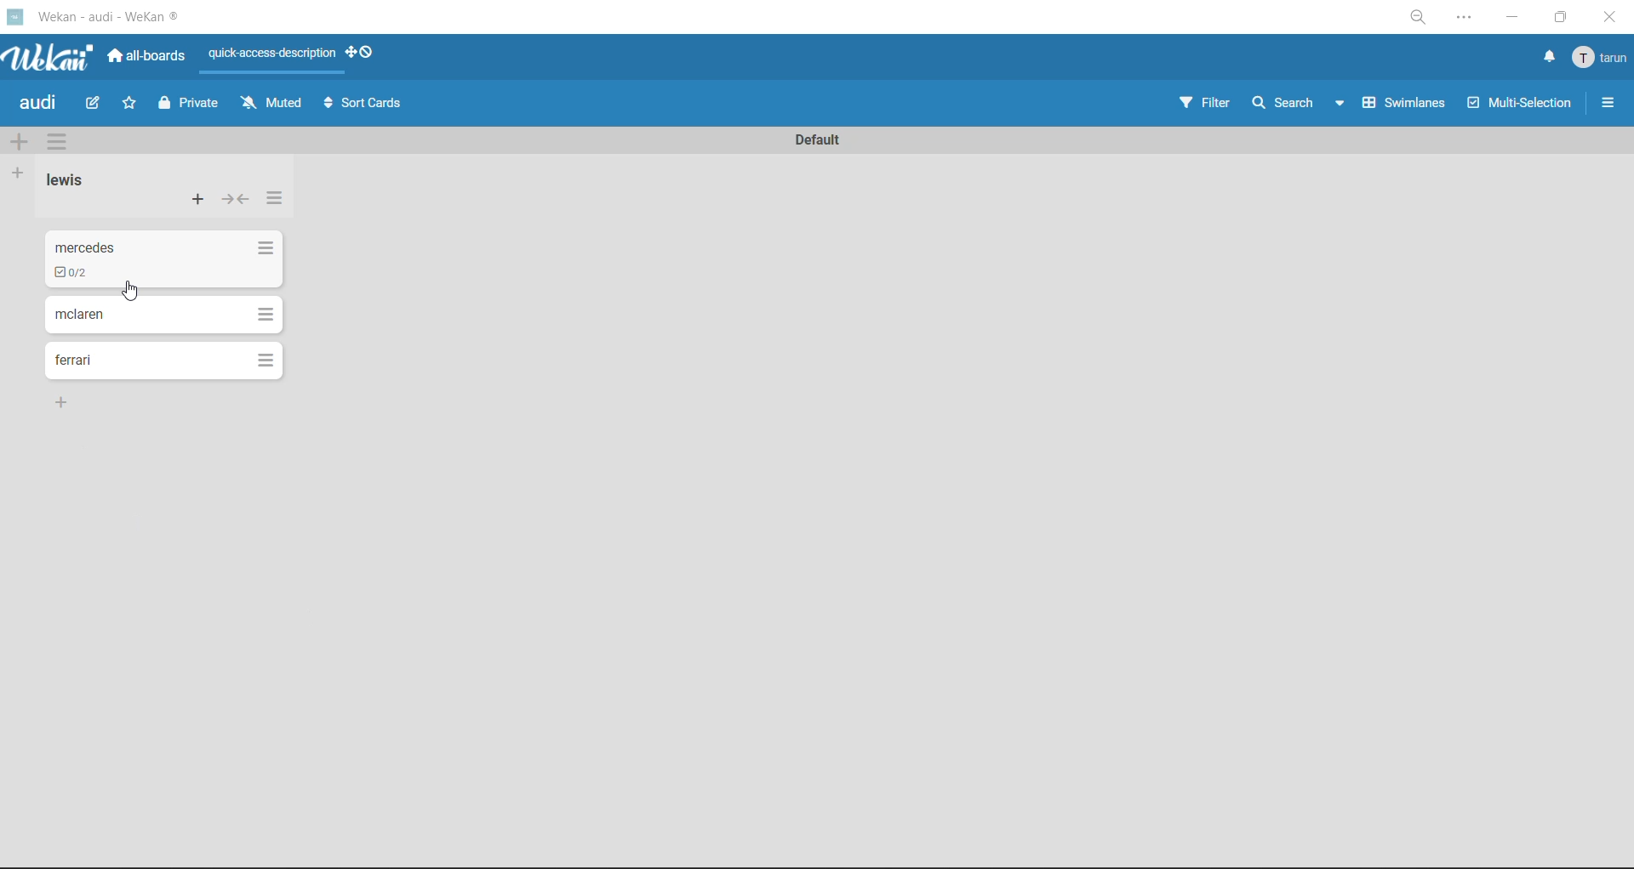 Image resolution: width=1634 pixels, height=869 pixels. What do you see at coordinates (365, 104) in the screenshot?
I see `sort cards` at bounding box center [365, 104].